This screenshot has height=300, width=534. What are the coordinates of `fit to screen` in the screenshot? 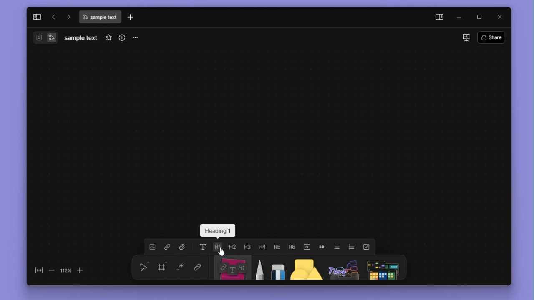 It's located at (39, 270).